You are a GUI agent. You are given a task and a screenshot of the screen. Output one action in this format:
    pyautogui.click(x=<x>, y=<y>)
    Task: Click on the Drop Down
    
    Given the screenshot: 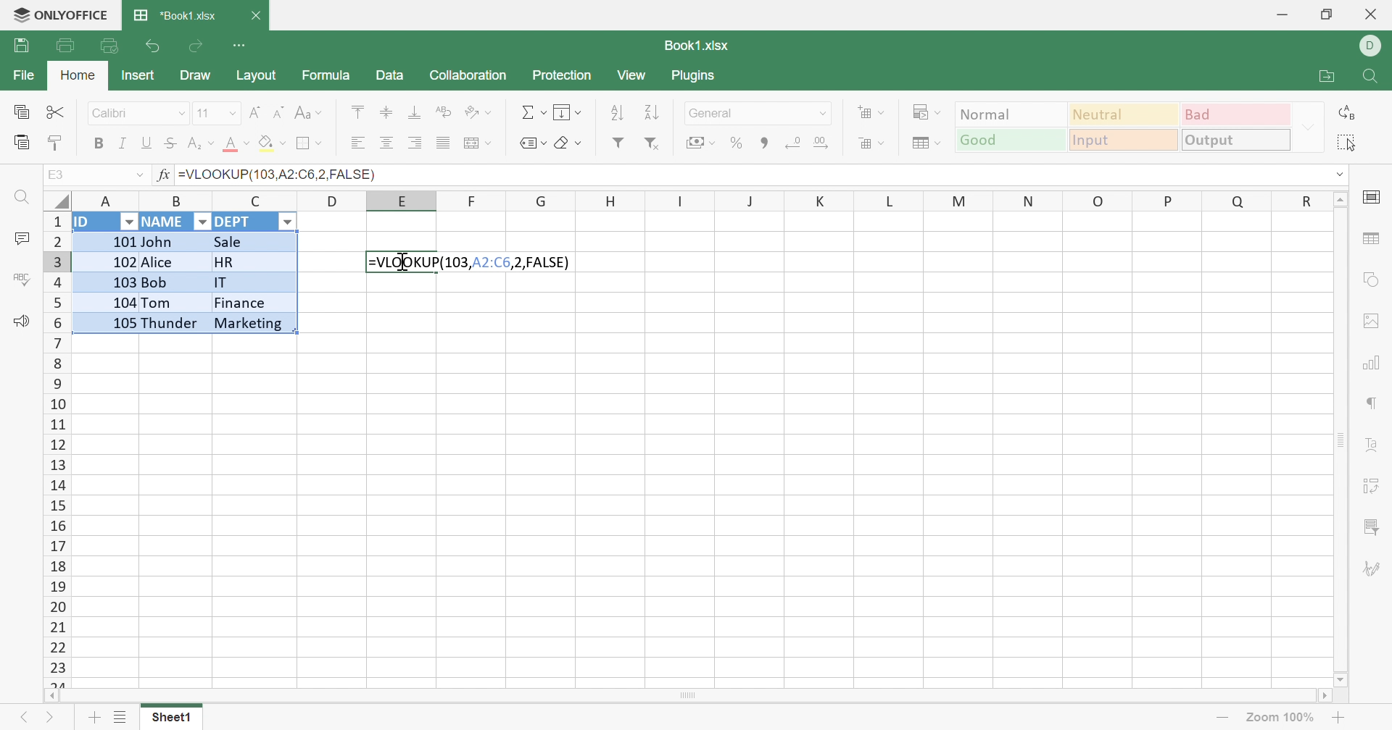 What is the action you would take?
    pyautogui.click(x=1306, y=127)
    